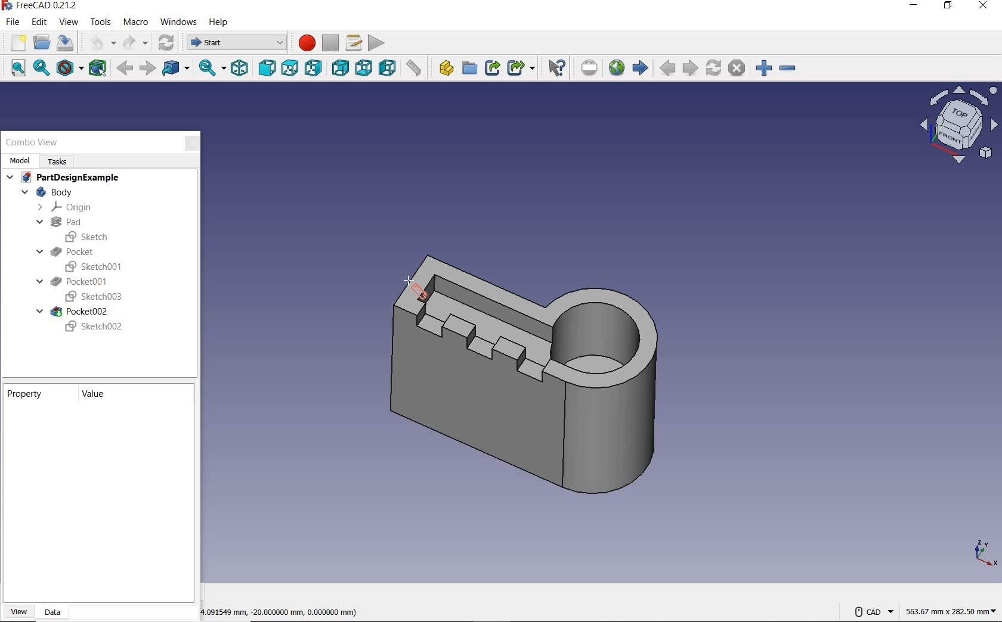 This screenshot has width=1002, height=622. What do you see at coordinates (413, 70) in the screenshot?
I see `ruler` at bounding box center [413, 70].